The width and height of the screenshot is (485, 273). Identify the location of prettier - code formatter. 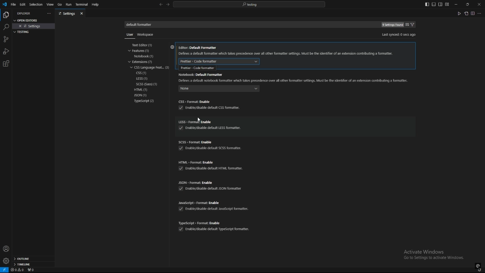
(196, 68).